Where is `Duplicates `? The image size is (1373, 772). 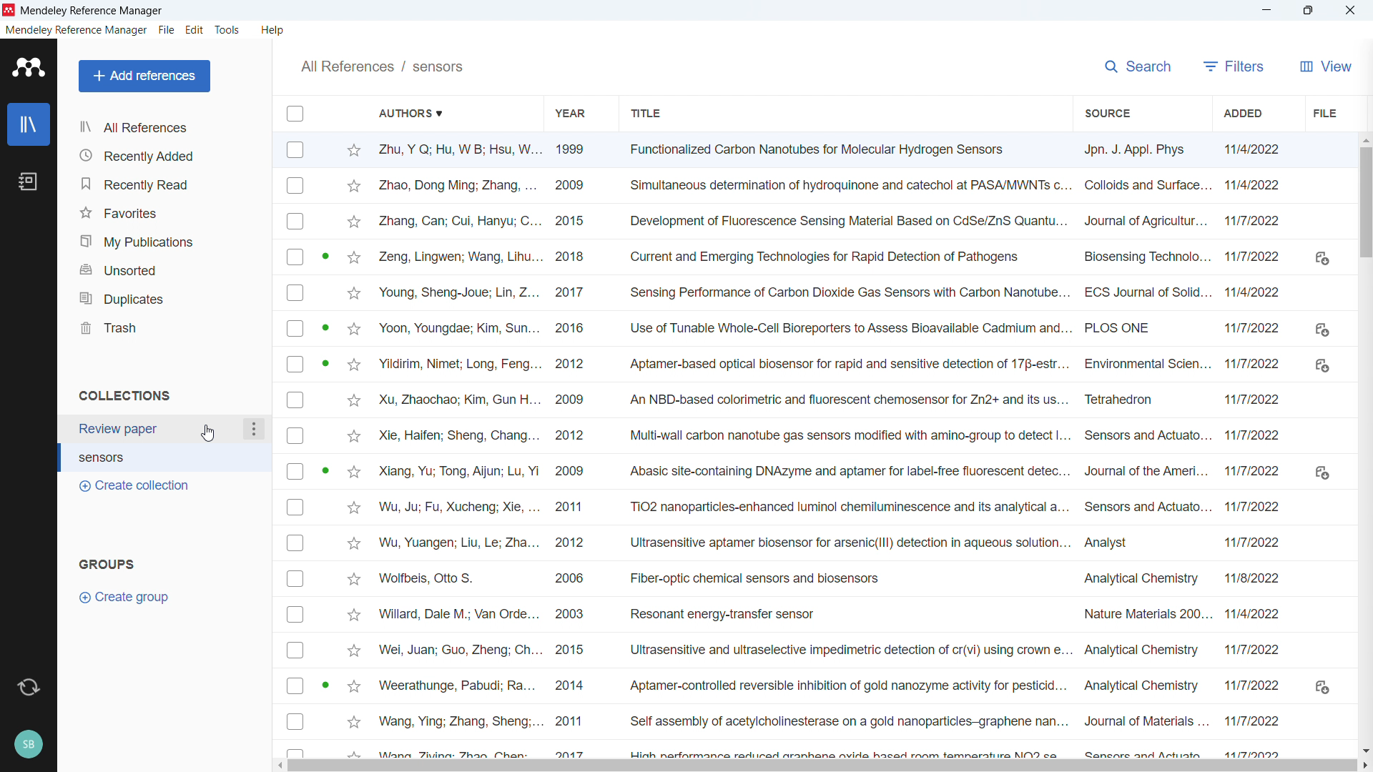
Duplicates  is located at coordinates (169, 298).